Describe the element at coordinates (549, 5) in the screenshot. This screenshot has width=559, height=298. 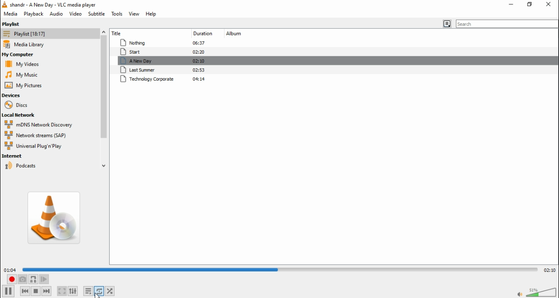
I see `close window` at that location.